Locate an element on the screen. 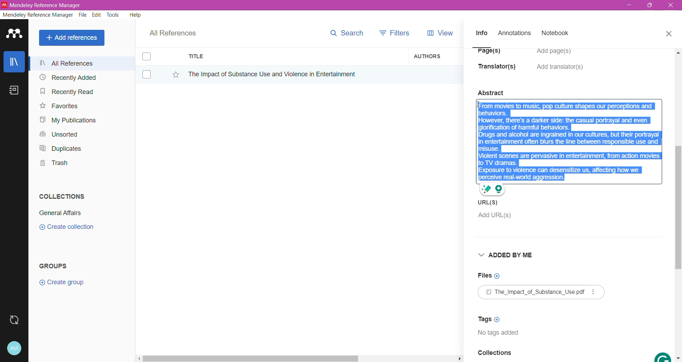 This screenshot has width=682, height=362. Add References is located at coordinates (73, 38).